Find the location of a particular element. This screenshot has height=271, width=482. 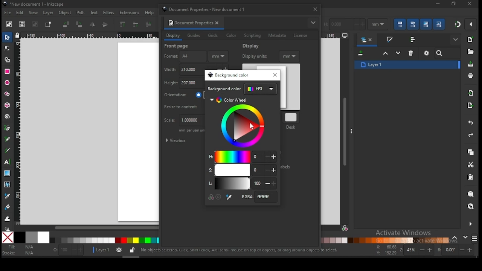

height is located at coordinates (183, 84).